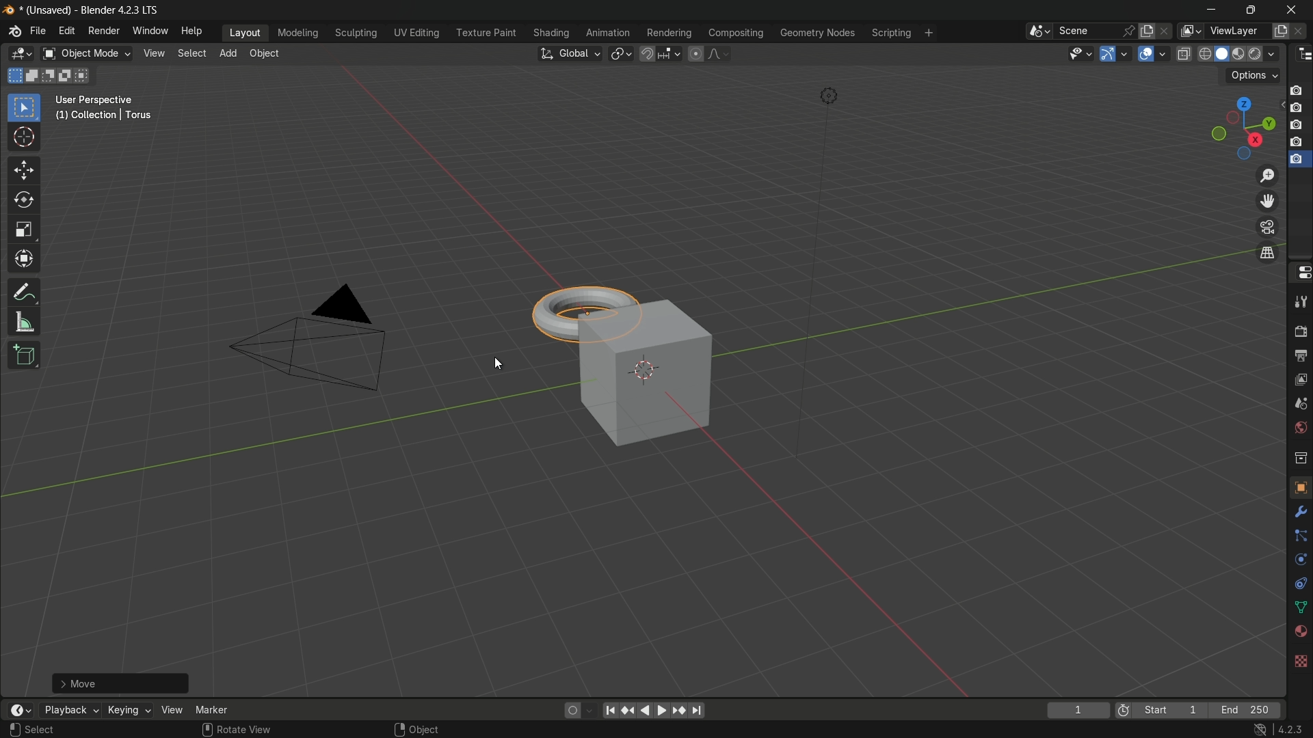  Describe the element at coordinates (1305, 55) in the screenshot. I see `outliner` at that location.